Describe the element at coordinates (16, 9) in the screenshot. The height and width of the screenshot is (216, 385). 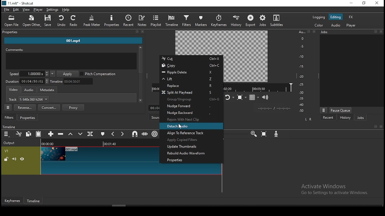
I see `edit` at that location.